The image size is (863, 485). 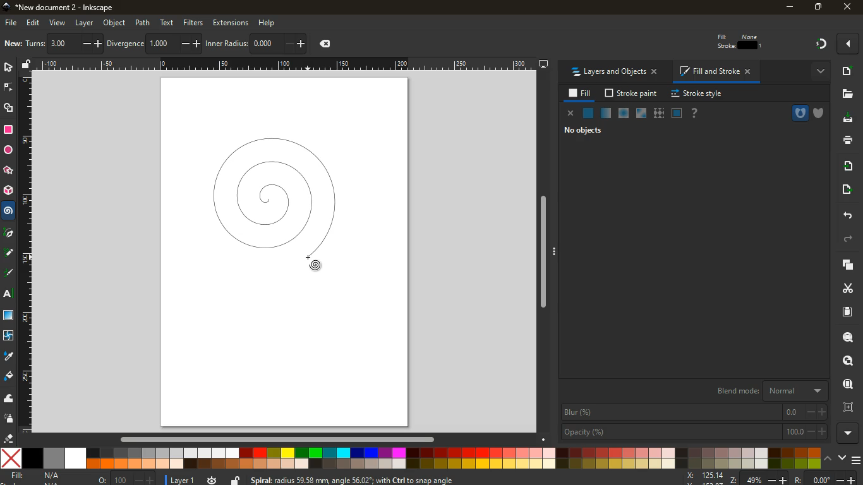 I want to click on find, so click(x=846, y=384).